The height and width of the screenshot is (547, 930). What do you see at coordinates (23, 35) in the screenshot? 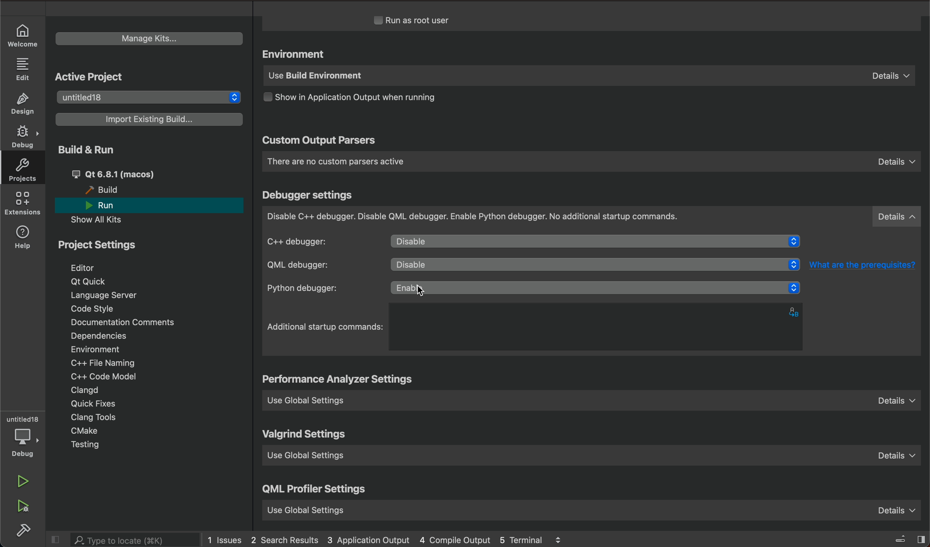
I see `WELCOME` at bounding box center [23, 35].